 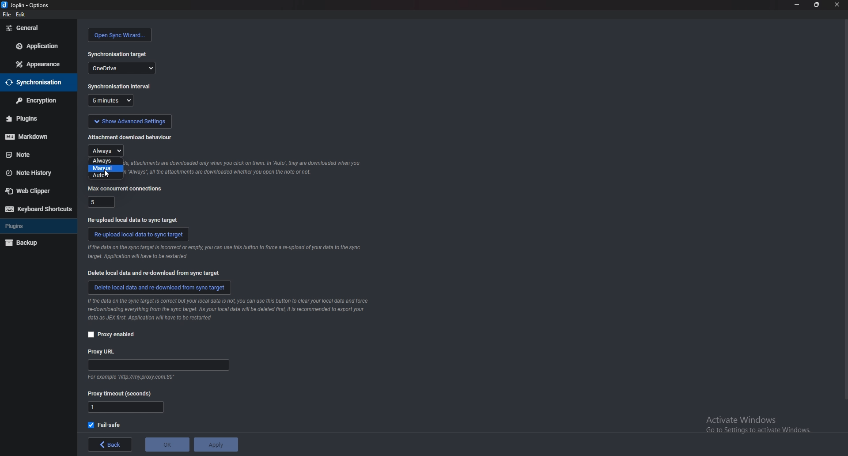 What do you see at coordinates (120, 35) in the screenshot?
I see `open sync wizard` at bounding box center [120, 35].